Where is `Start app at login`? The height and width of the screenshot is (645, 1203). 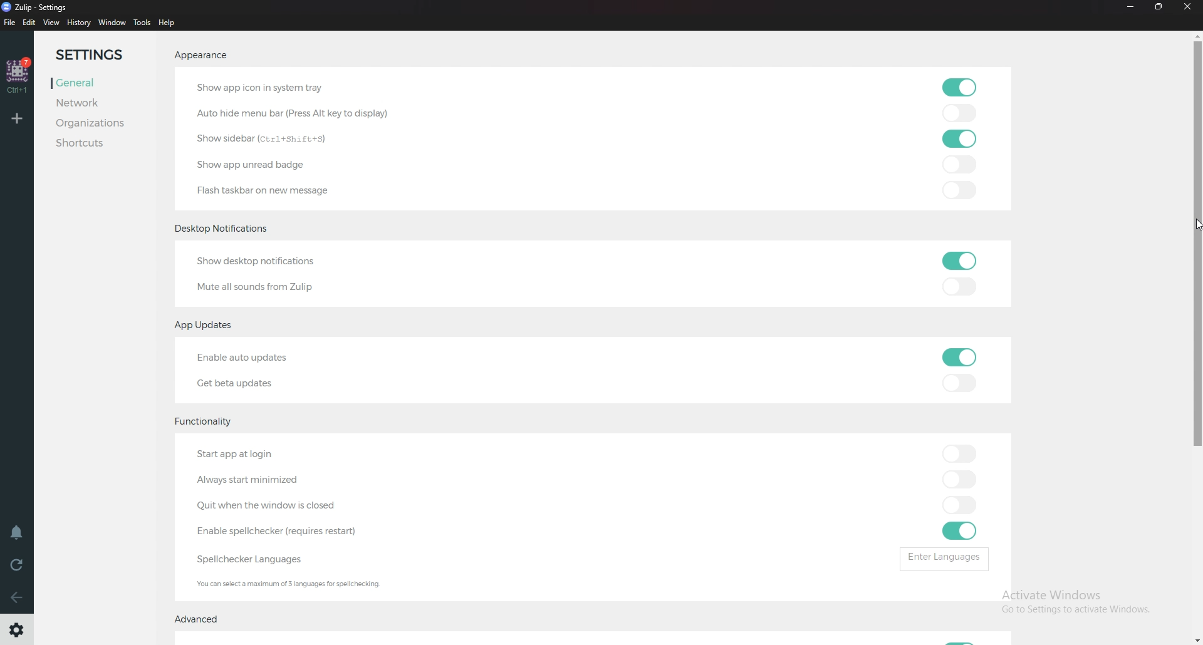 Start app at login is located at coordinates (262, 455).